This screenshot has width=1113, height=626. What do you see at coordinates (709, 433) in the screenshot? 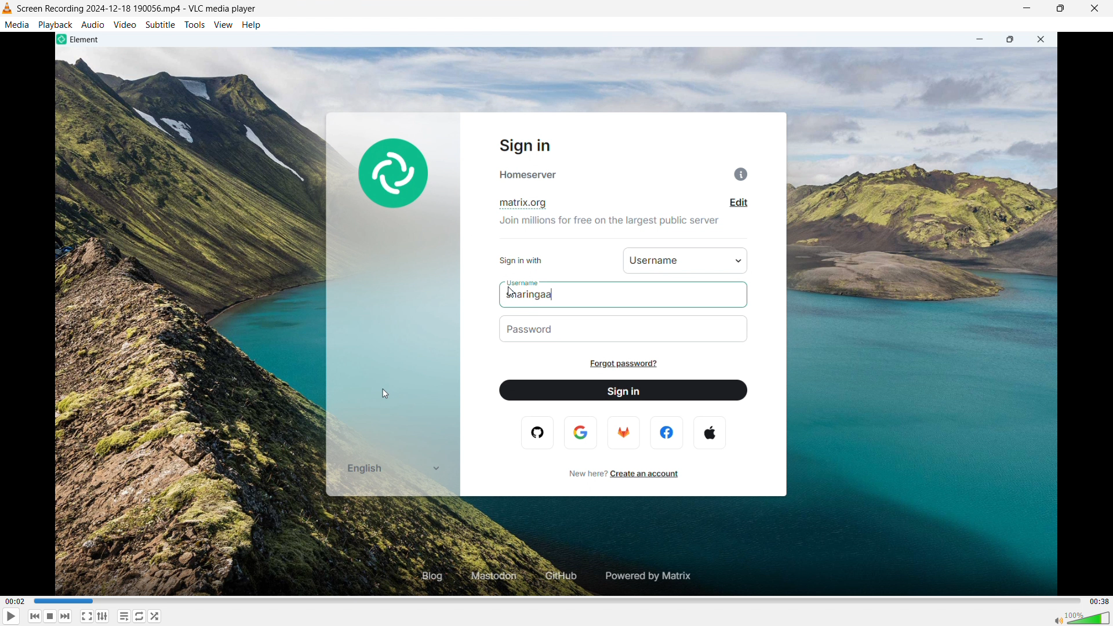
I see `apple logo` at bounding box center [709, 433].